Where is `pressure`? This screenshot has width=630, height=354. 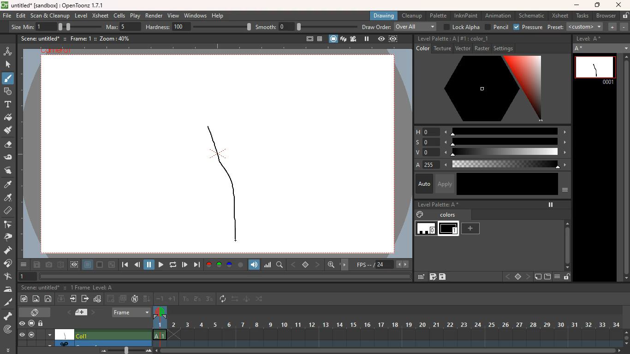 pressure is located at coordinates (528, 27).